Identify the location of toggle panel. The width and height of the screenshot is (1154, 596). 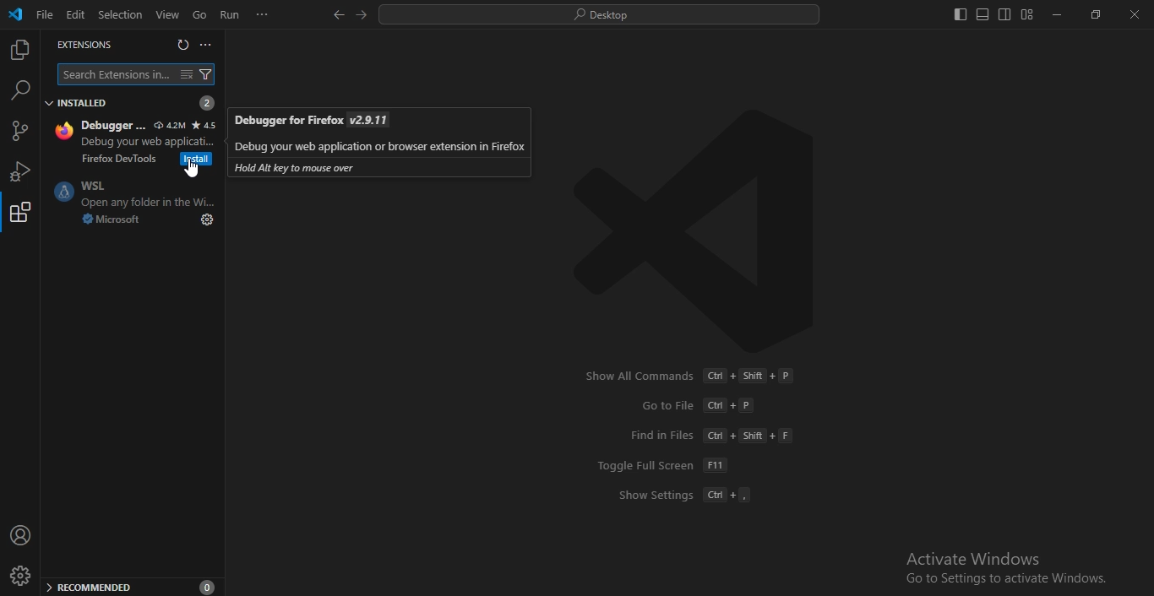
(982, 15).